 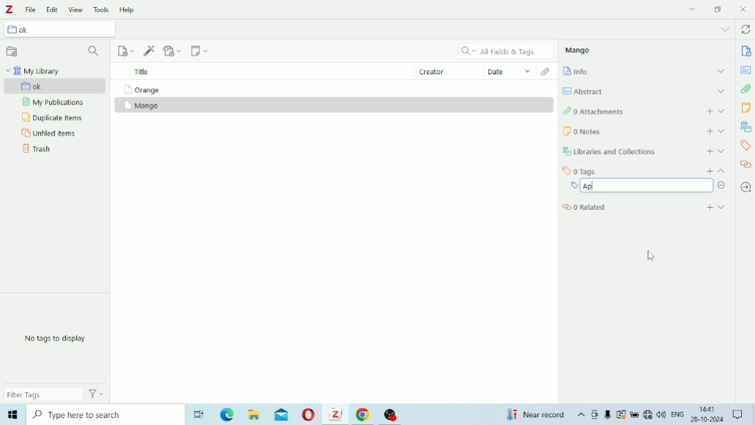 What do you see at coordinates (52, 118) in the screenshot?
I see `Duplicate Items` at bounding box center [52, 118].